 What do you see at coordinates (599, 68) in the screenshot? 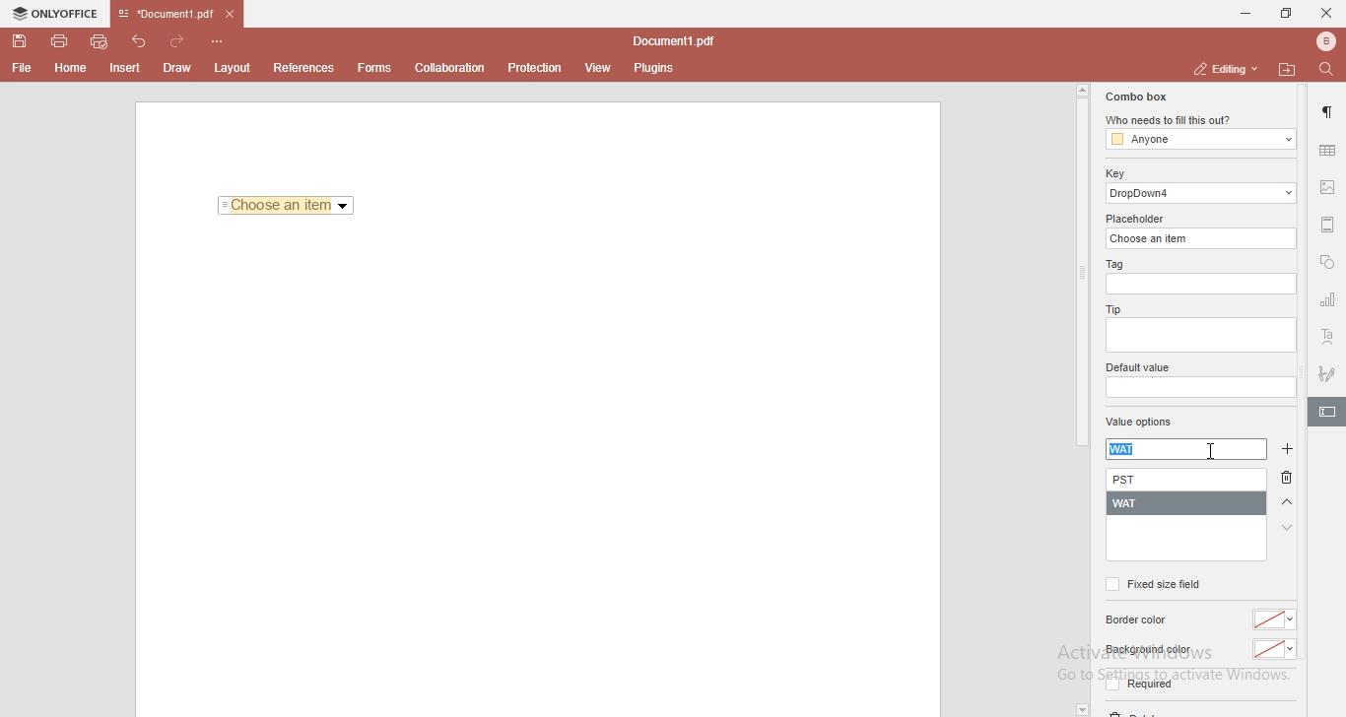
I see `view` at bounding box center [599, 68].